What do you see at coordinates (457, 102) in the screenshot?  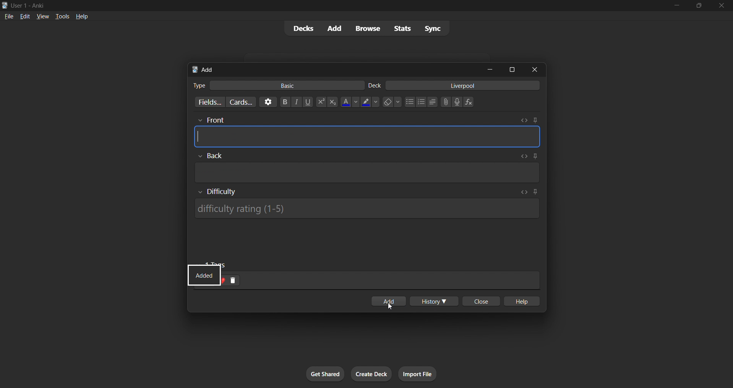 I see `microphone` at bounding box center [457, 102].